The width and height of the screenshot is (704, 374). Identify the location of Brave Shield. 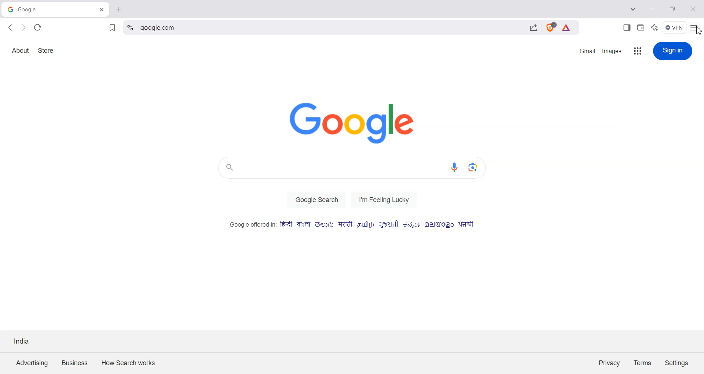
(550, 29).